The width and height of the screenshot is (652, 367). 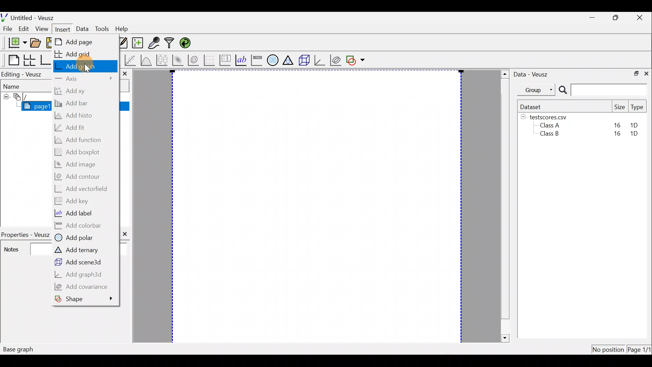 What do you see at coordinates (131, 60) in the screenshot?
I see `Fit a function to data` at bounding box center [131, 60].